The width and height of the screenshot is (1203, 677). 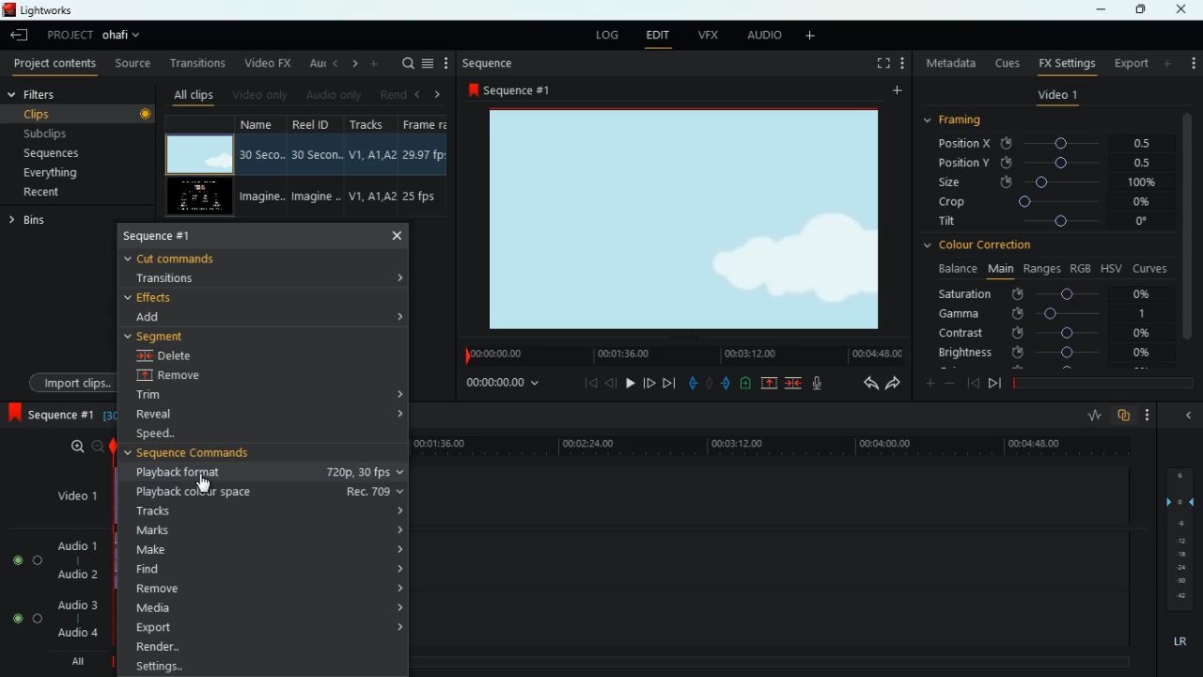 I want to click on audio only, so click(x=334, y=94).